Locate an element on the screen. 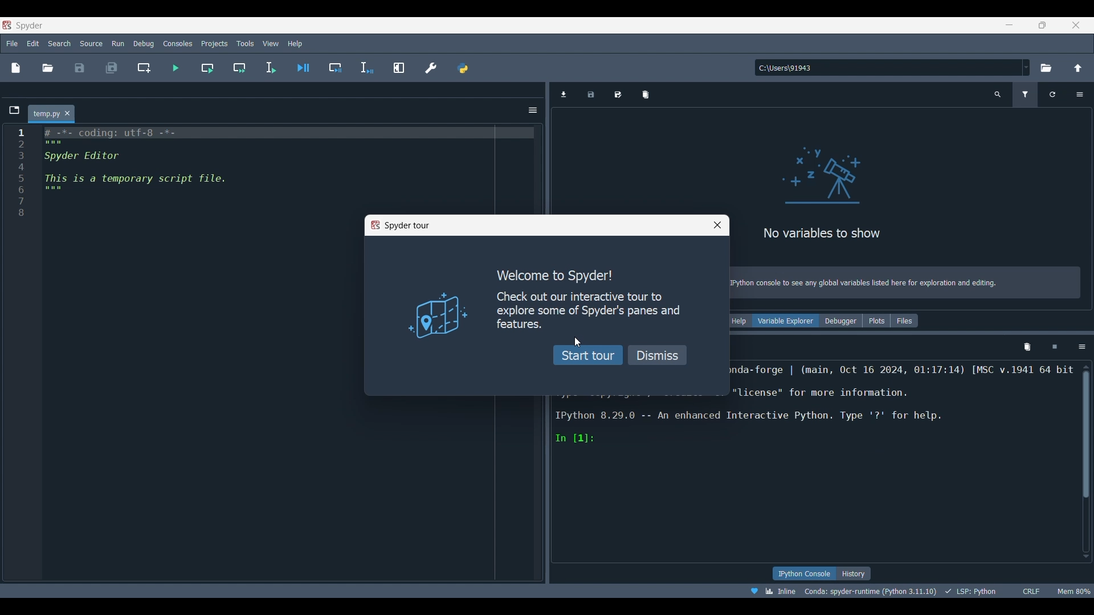 This screenshot has width=1094, height=615. dismiss is located at coordinates (658, 355).